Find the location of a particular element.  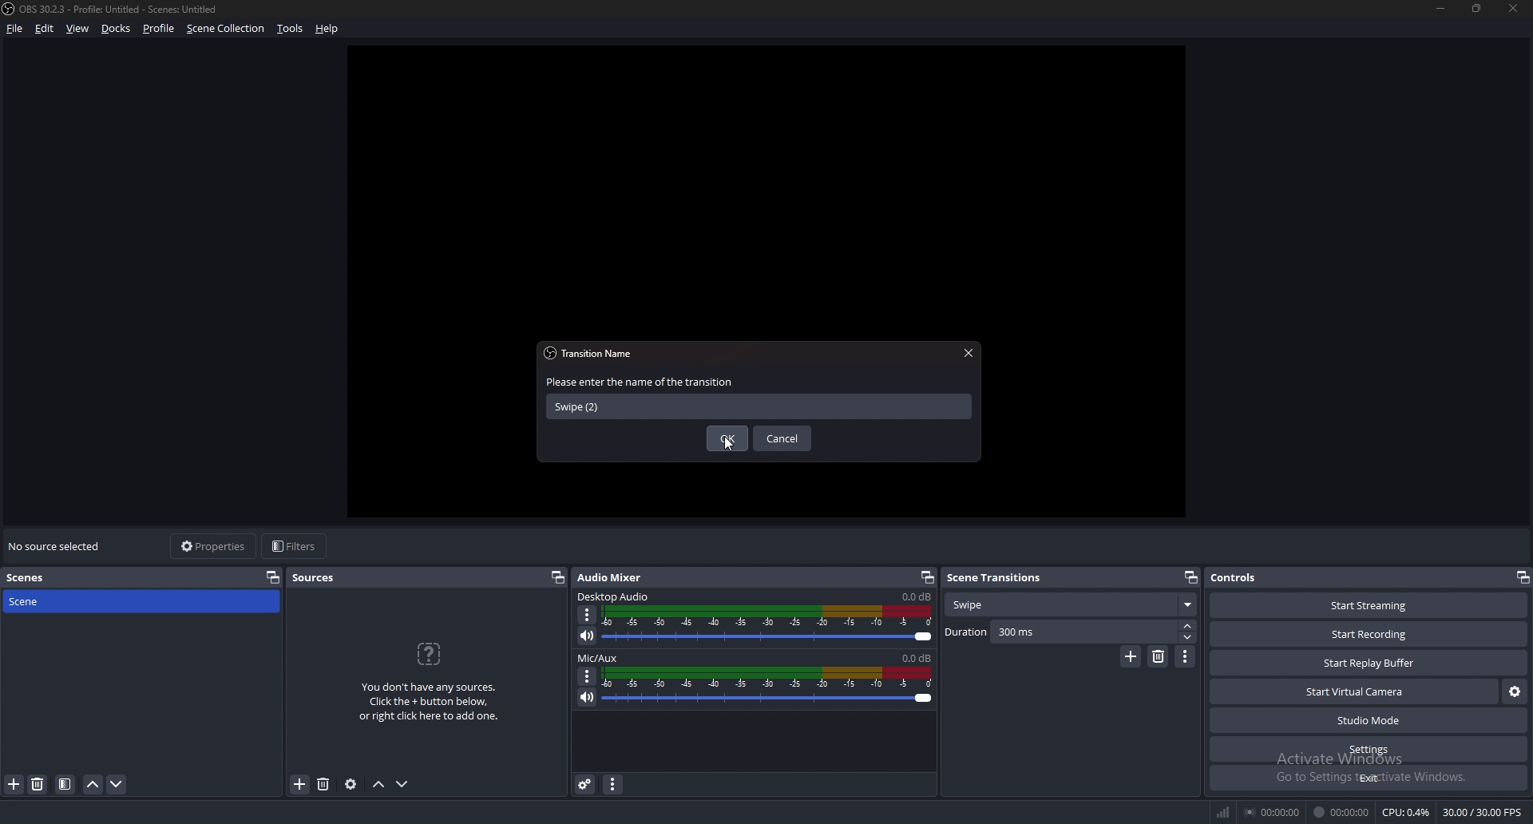

audio mixer is located at coordinates (614, 578).